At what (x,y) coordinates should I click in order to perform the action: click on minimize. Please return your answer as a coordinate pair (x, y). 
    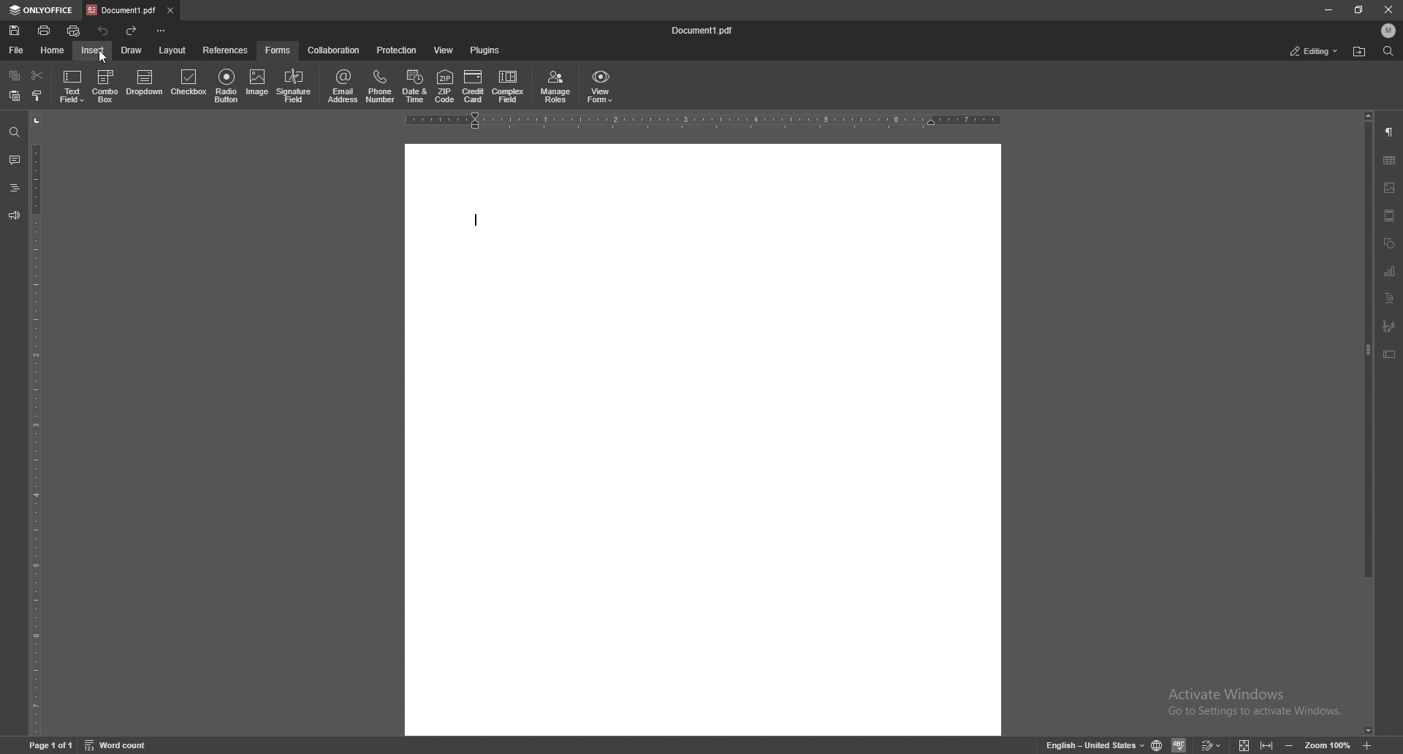
    Looking at the image, I should click on (1328, 9).